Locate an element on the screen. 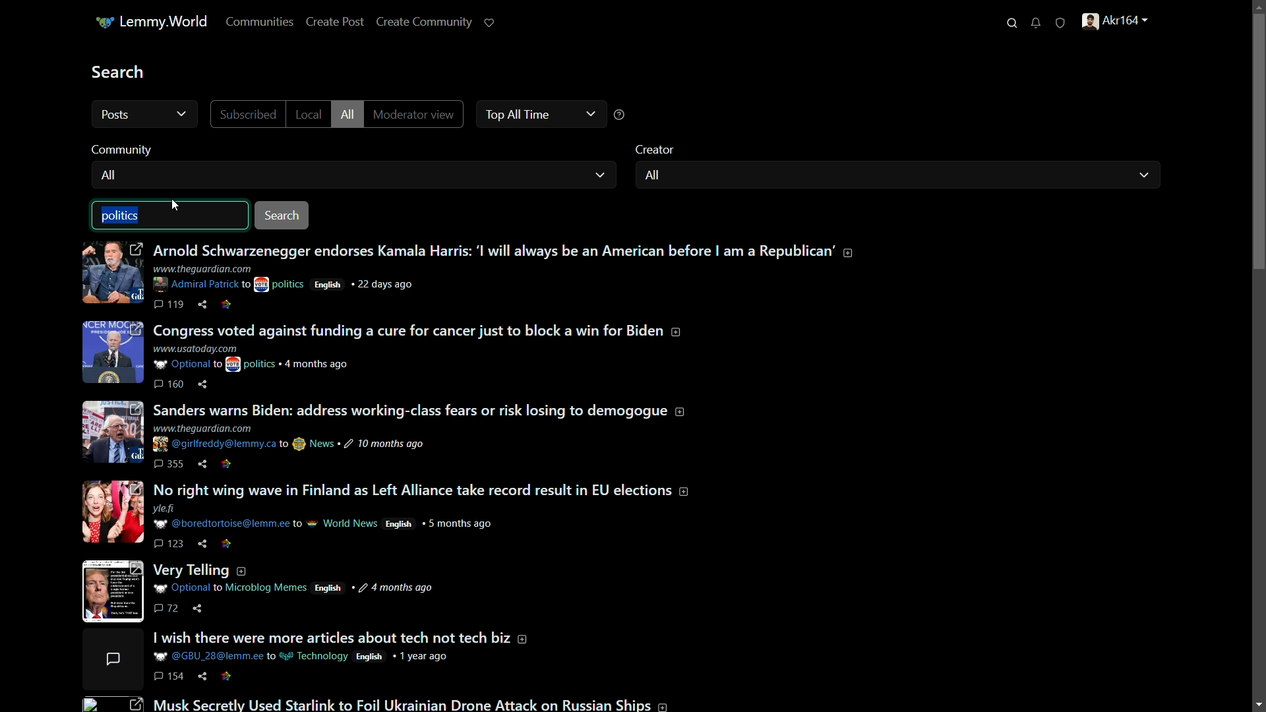  search is located at coordinates (1011, 25).